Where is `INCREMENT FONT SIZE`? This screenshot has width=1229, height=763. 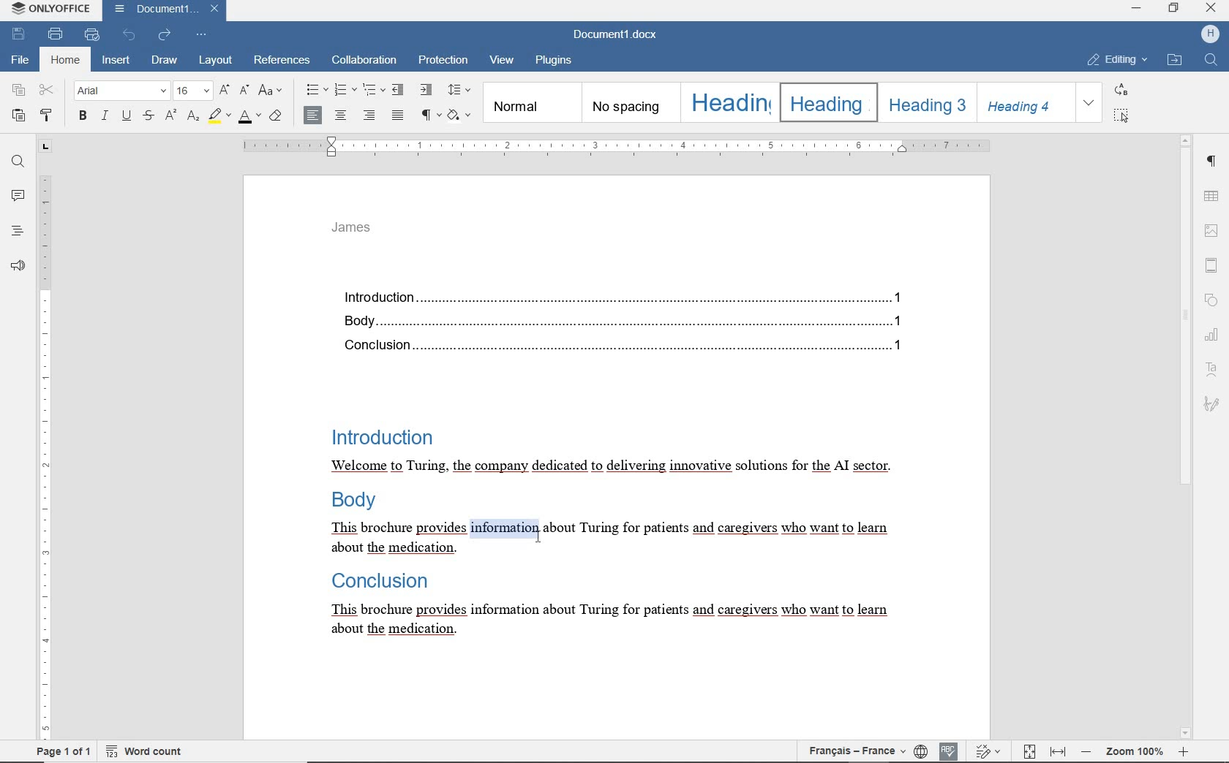 INCREMENT FONT SIZE is located at coordinates (223, 88).